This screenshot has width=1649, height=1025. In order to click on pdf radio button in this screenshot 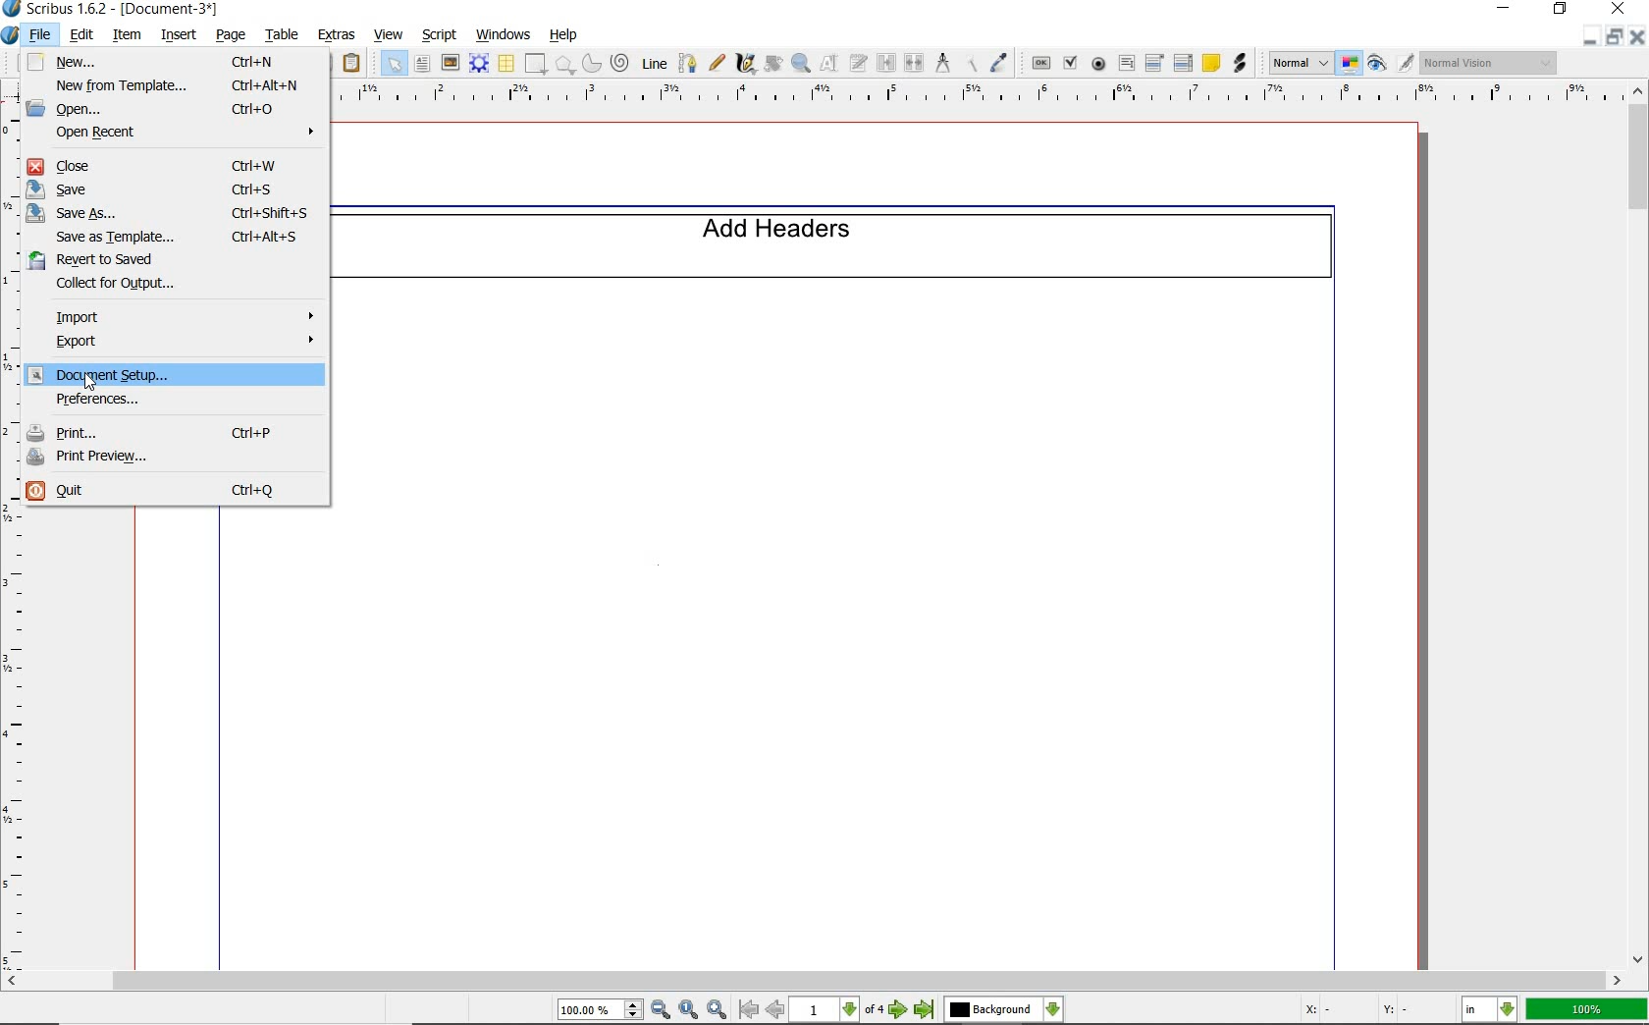, I will do `click(1100, 64)`.